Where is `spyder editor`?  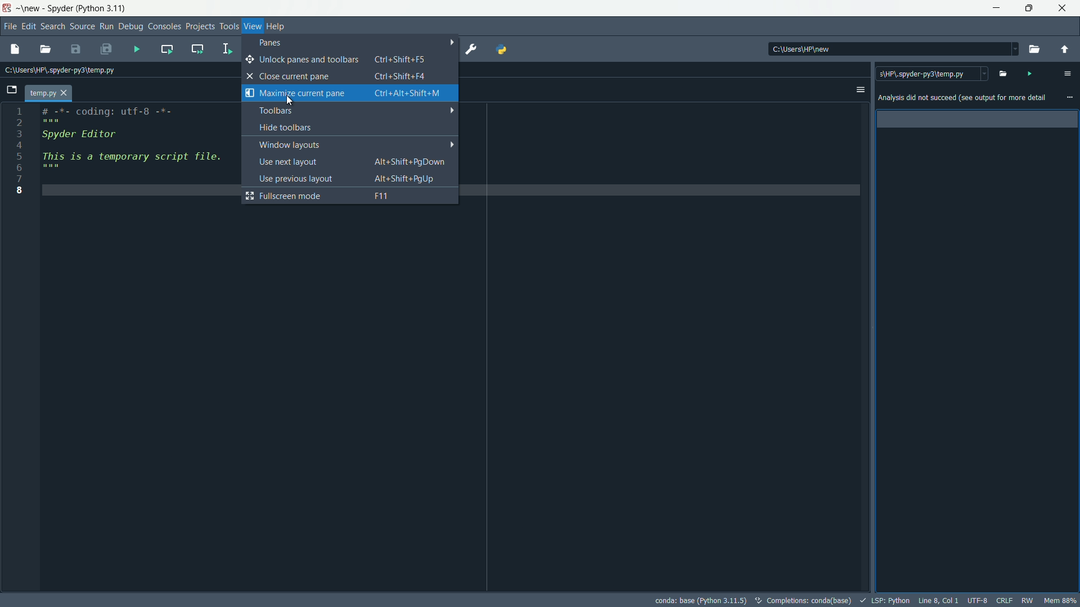
spyder editor is located at coordinates (83, 137).